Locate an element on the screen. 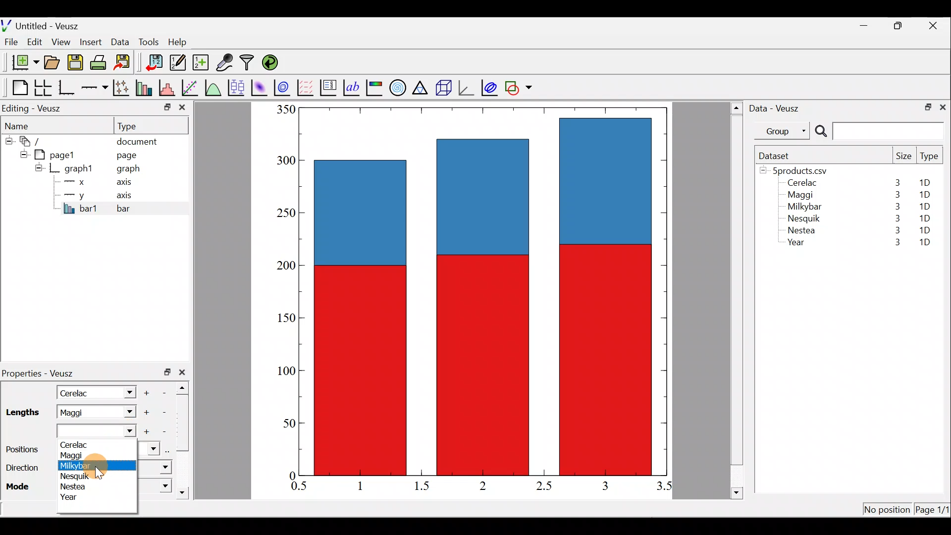  Insert is located at coordinates (92, 42).